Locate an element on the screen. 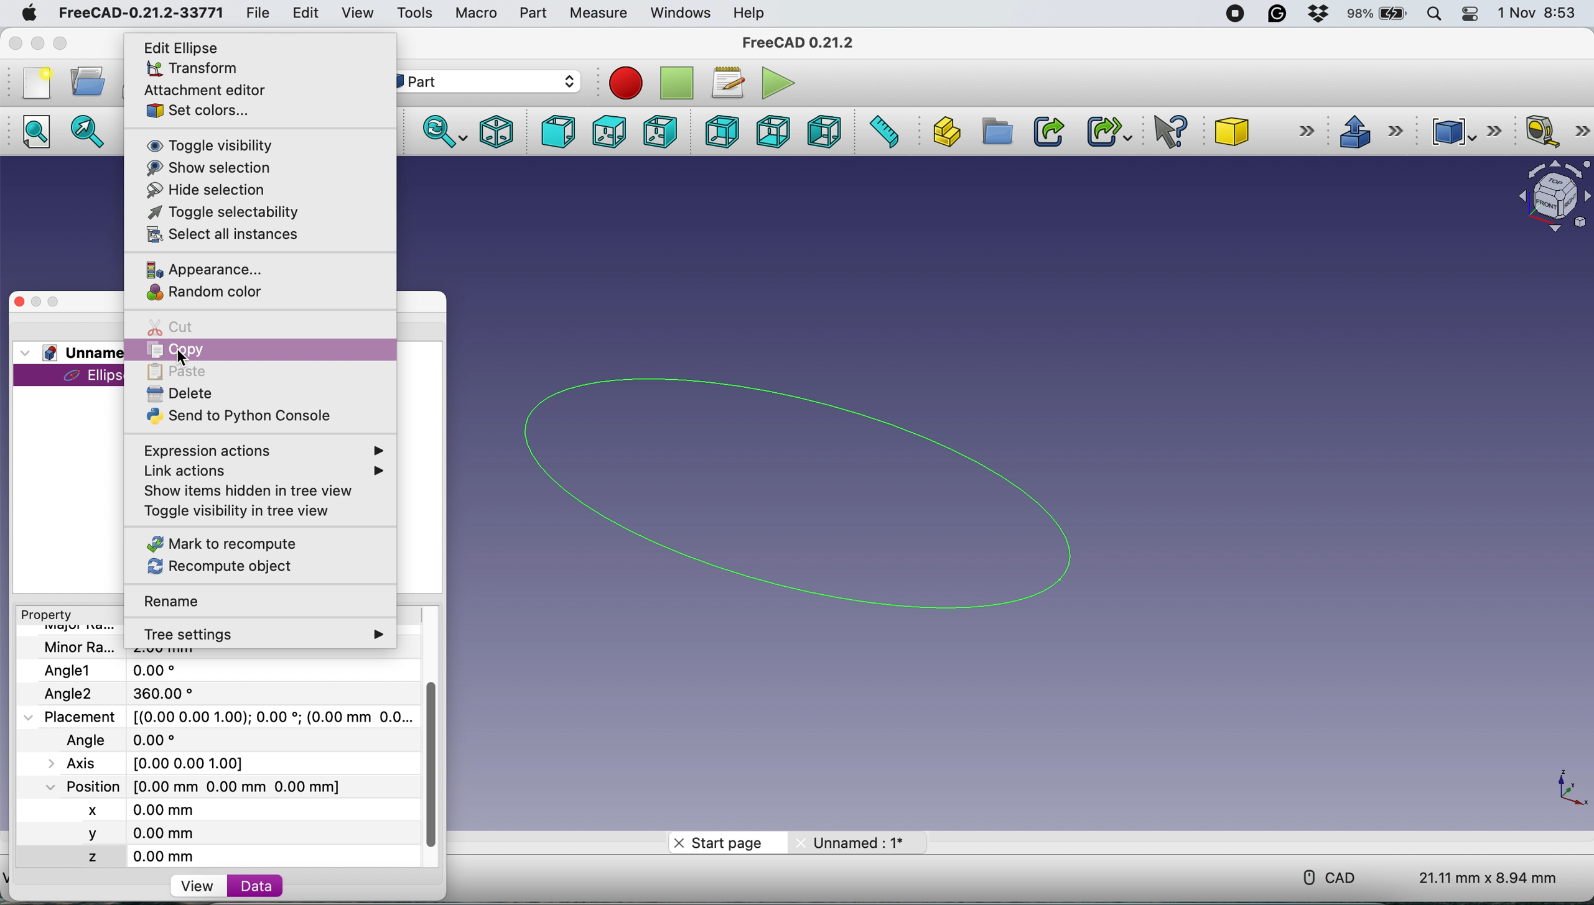 The width and height of the screenshot is (1594, 905). set colors is located at coordinates (198, 109).